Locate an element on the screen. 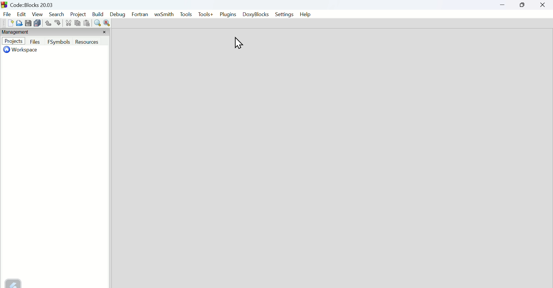 The image size is (553, 288). Search is located at coordinates (57, 14).